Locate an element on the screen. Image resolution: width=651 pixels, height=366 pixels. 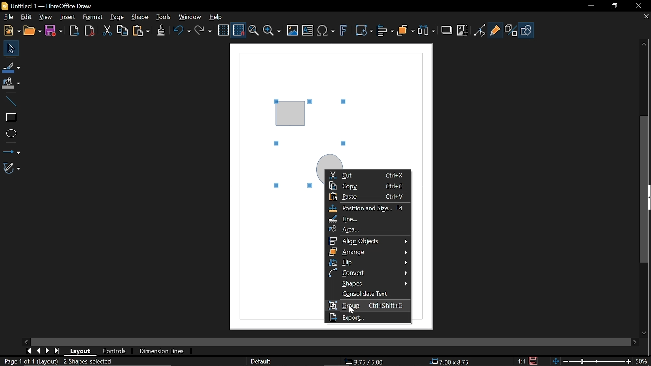
Zoom is located at coordinates (273, 32).